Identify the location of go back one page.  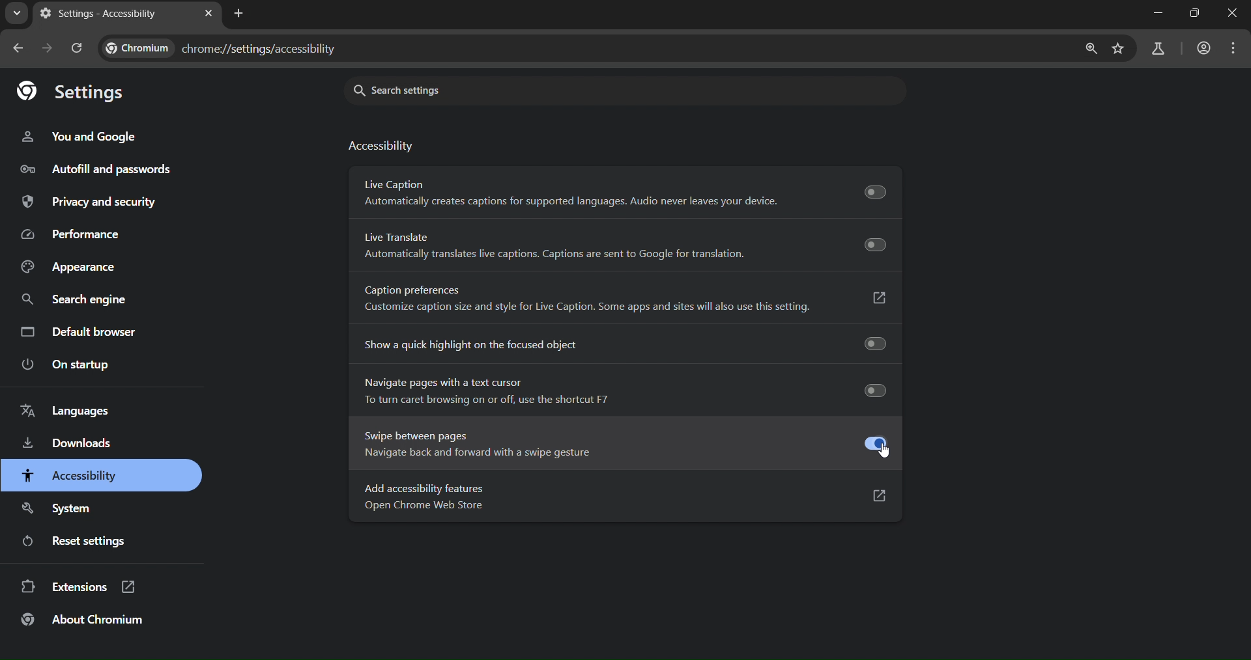
(19, 49).